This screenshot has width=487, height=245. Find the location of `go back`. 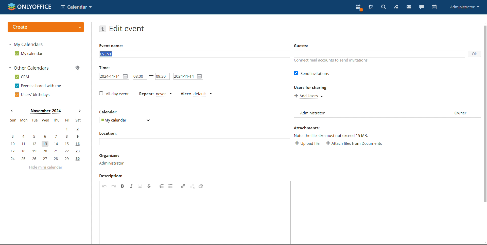

go back is located at coordinates (103, 29).